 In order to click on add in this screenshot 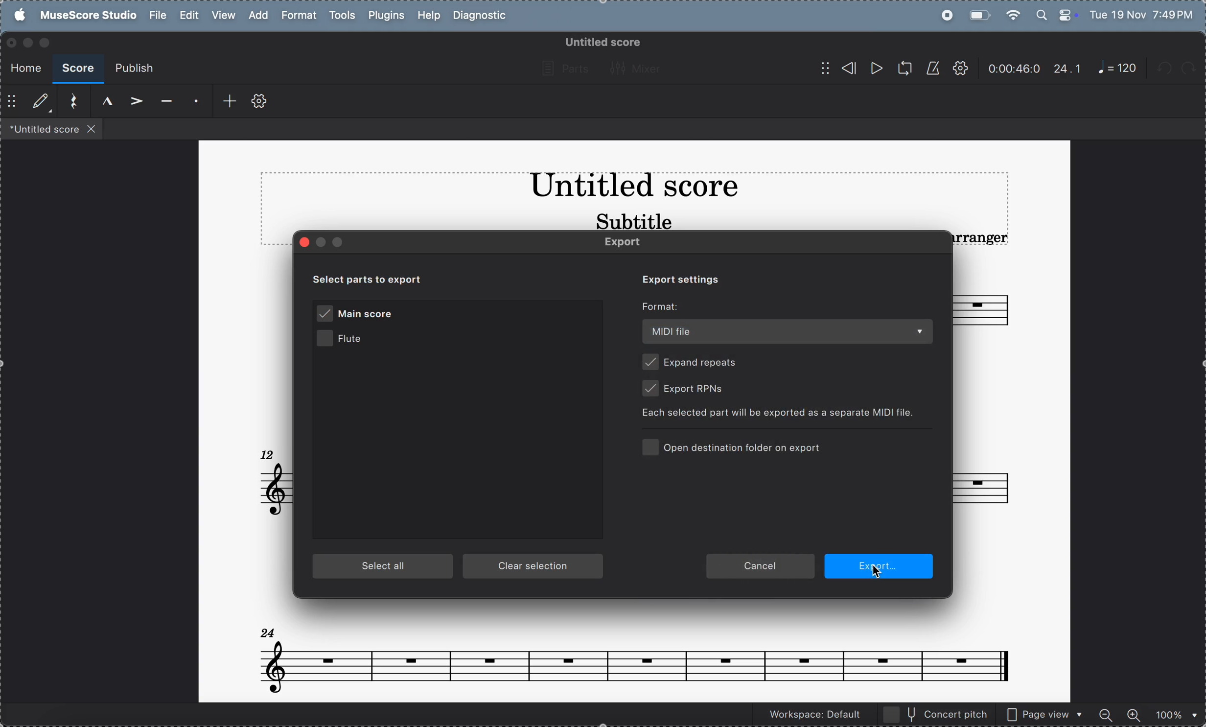, I will do `click(256, 15)`.